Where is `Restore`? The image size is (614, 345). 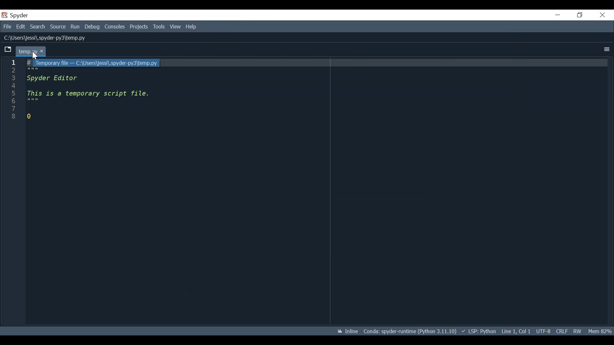 Restore is located at coordinates (580, 15).